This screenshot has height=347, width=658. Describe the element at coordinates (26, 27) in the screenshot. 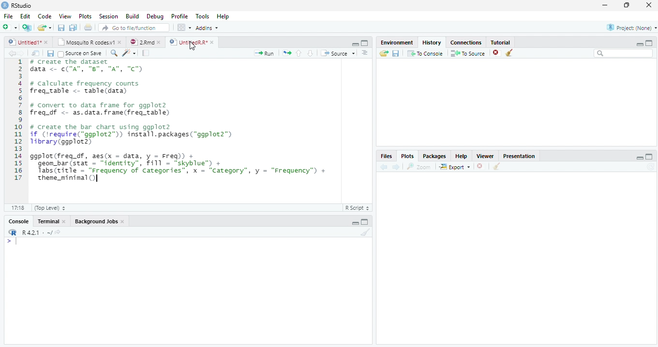

I see `Create a project` at that location.